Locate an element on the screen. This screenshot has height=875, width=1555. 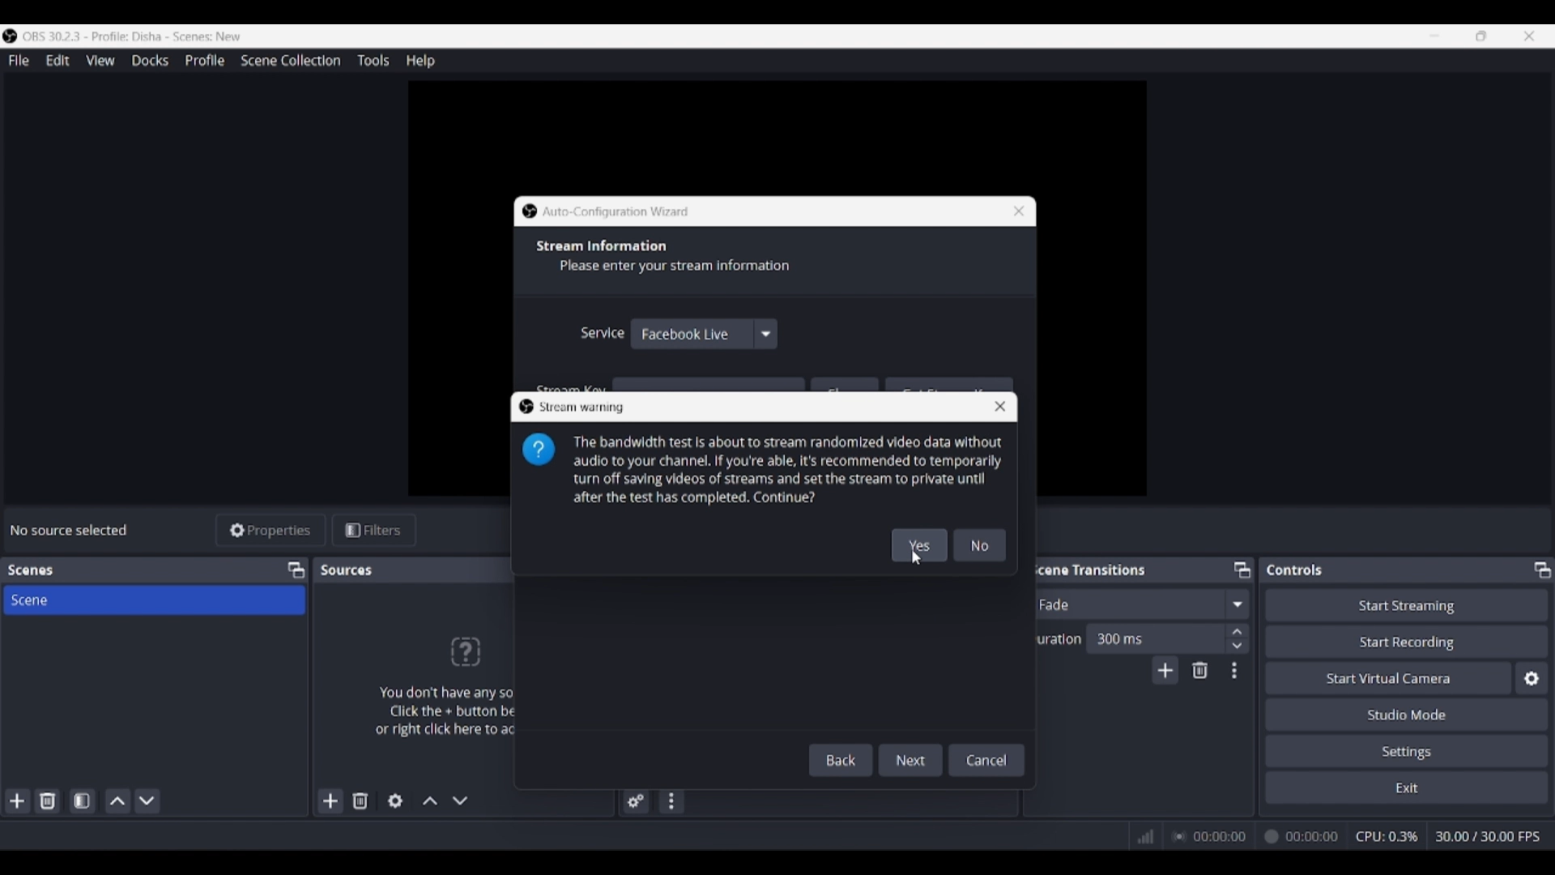
Source status is located at coordinates (71, 530).